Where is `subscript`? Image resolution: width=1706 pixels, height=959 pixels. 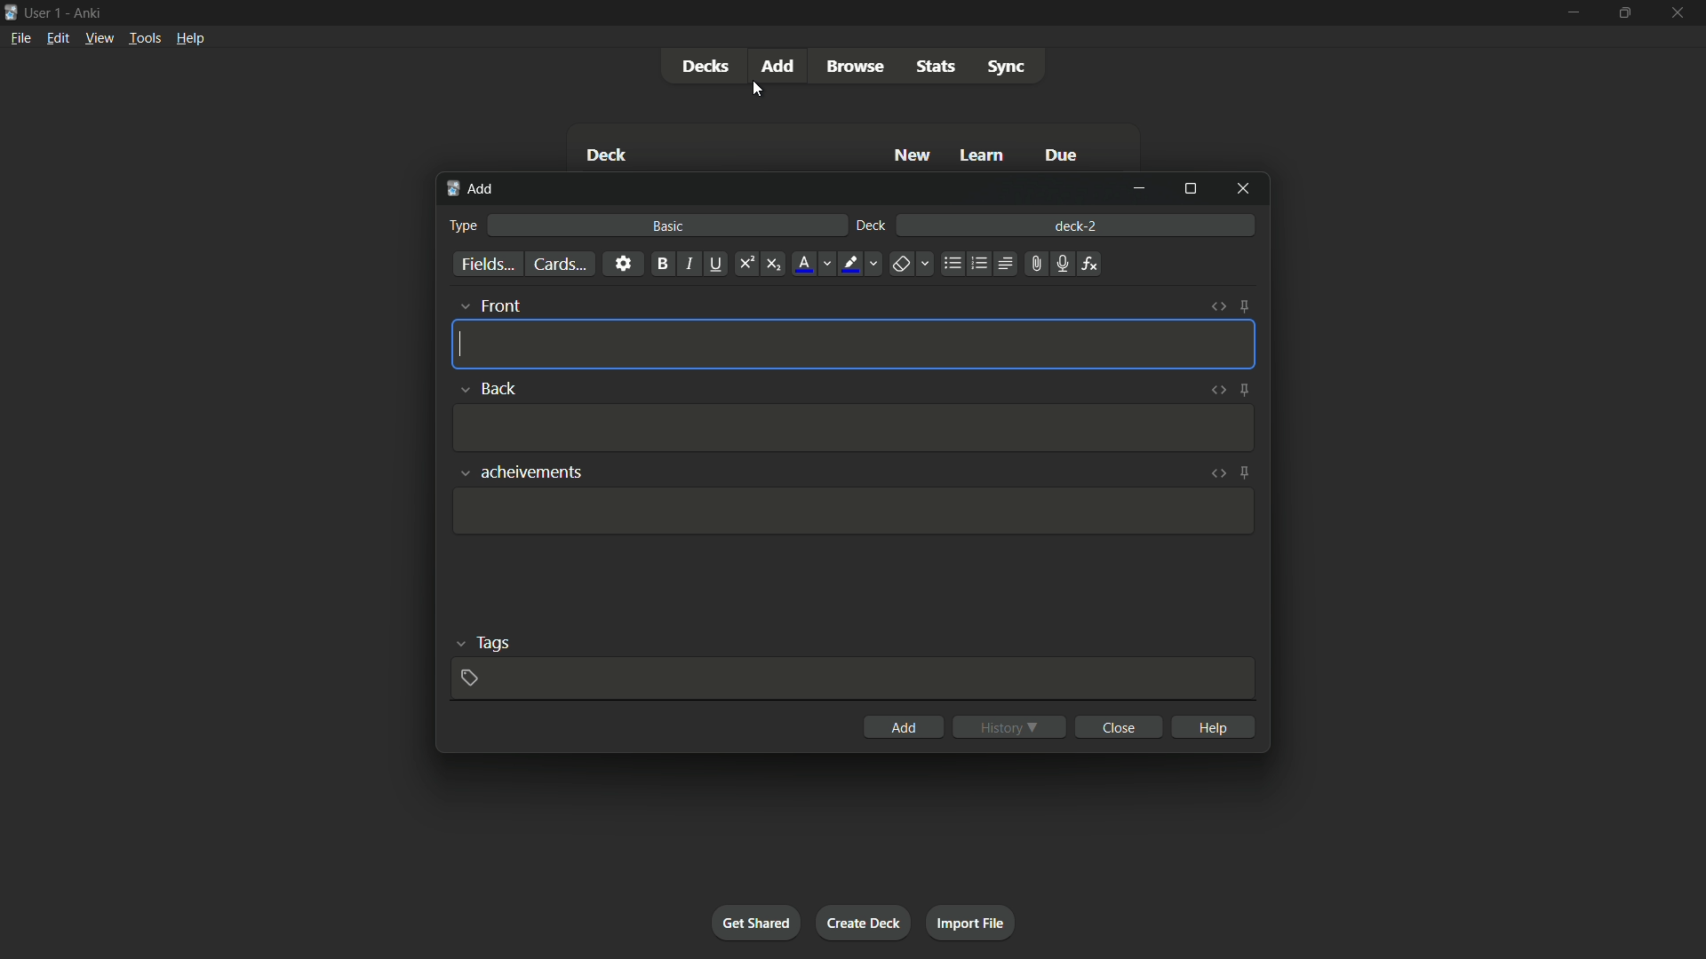 subscript is located at coordinates (774, 264).